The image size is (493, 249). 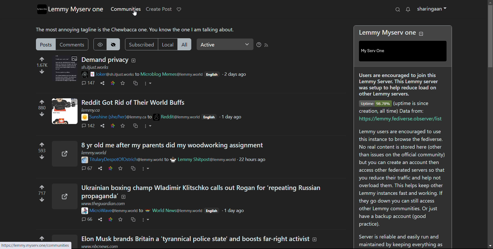 I want to click on downvote, so click(x=41, y=114).